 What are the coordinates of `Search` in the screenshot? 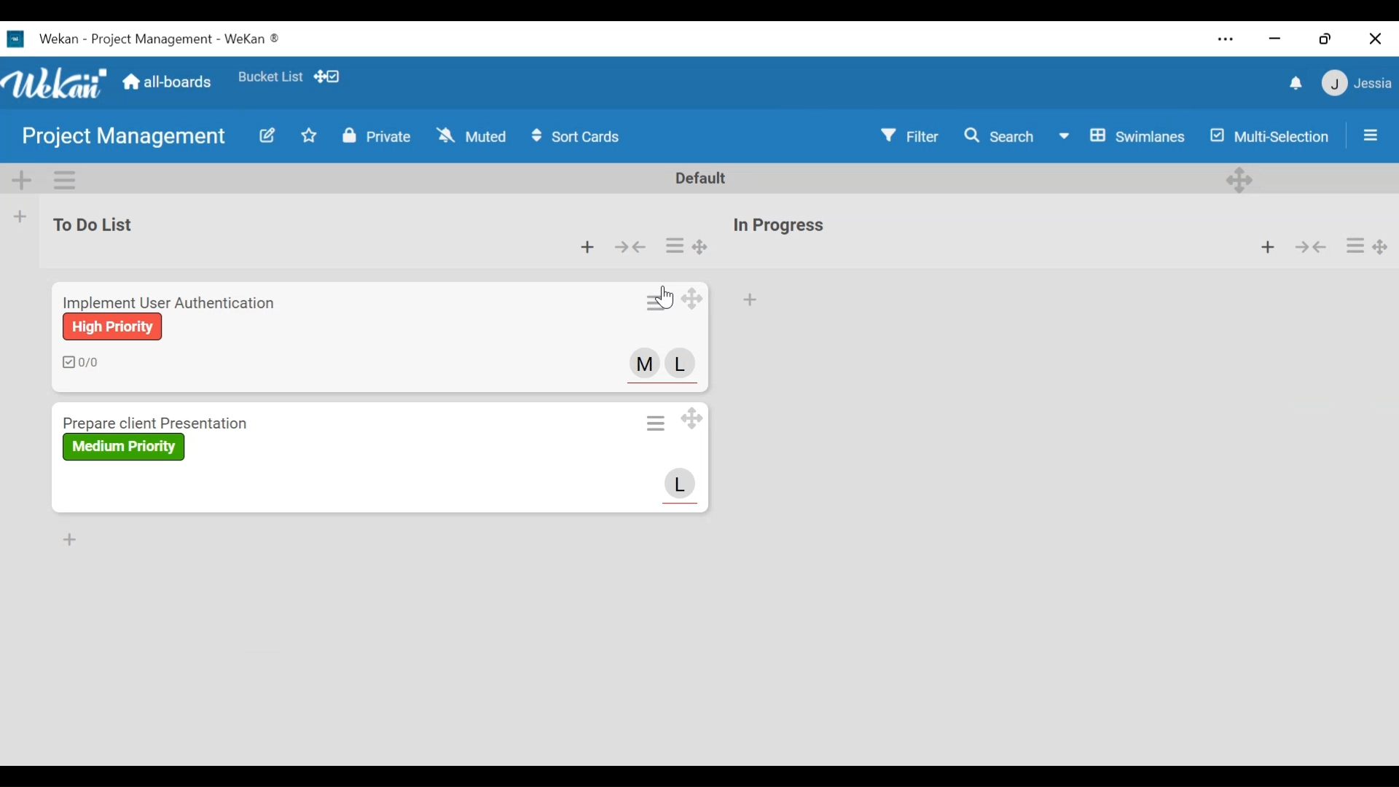 It's located at (998, 138).